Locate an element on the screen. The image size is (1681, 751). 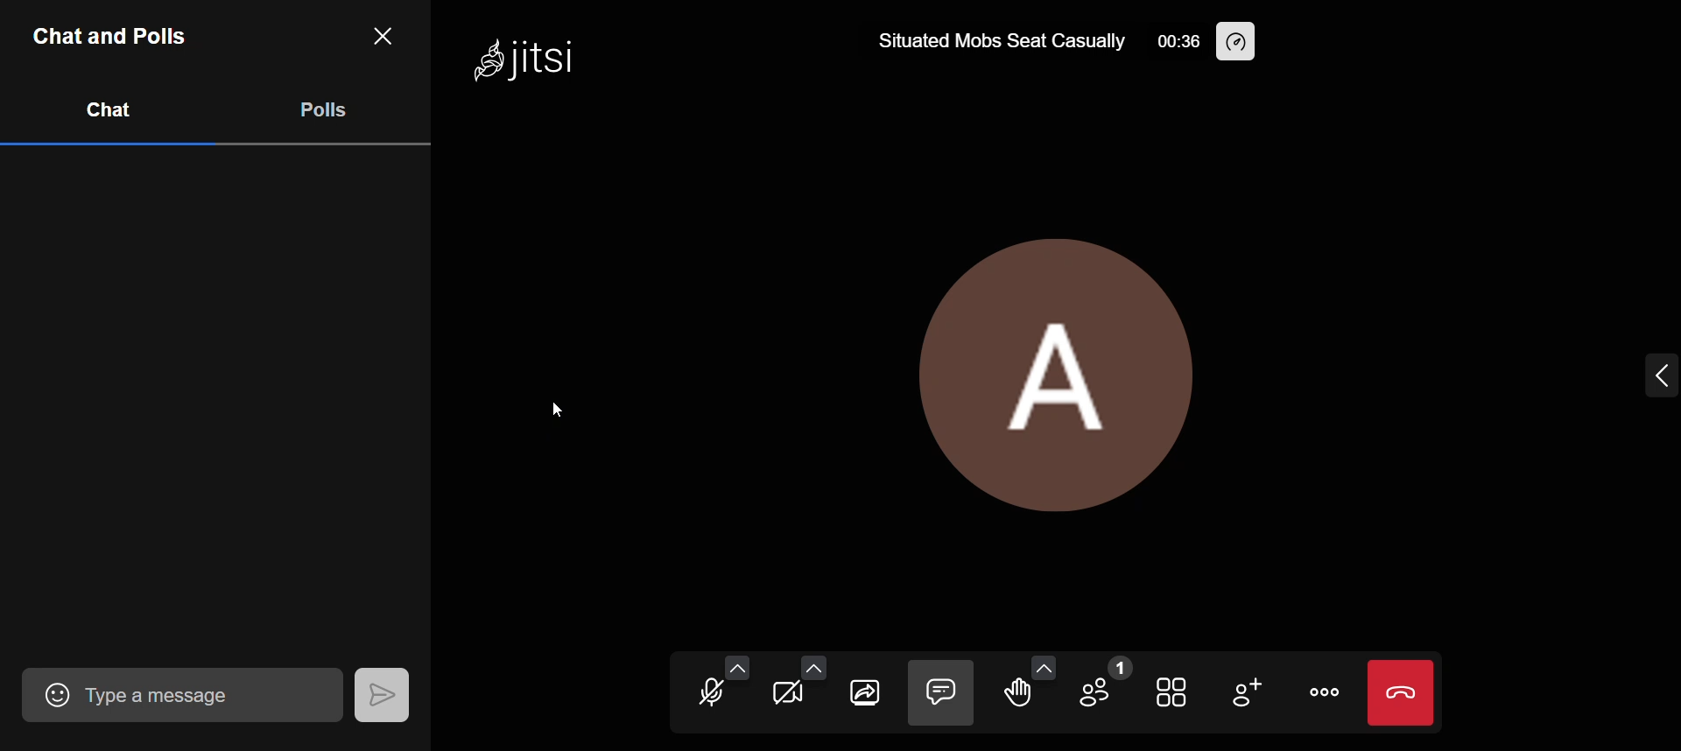
00:36 is located at coordinates (1179, 40).